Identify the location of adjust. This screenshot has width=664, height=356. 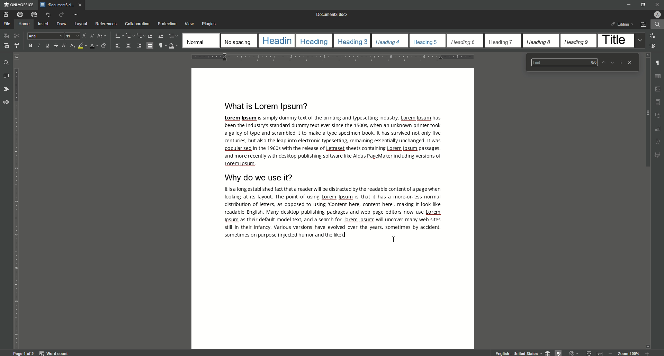
(19, 56).